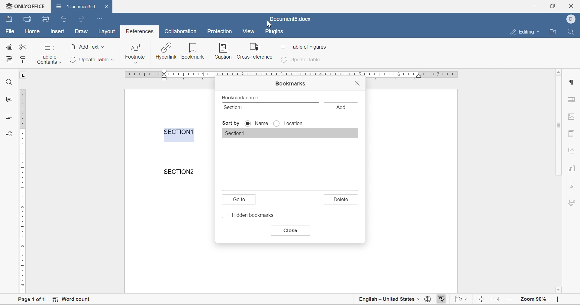 The width and height of the screenshot is (580, 305). What do you see at coordinates (572, 169) in the screenshot?
I see `chart settings` at bounding box center [572, 169].